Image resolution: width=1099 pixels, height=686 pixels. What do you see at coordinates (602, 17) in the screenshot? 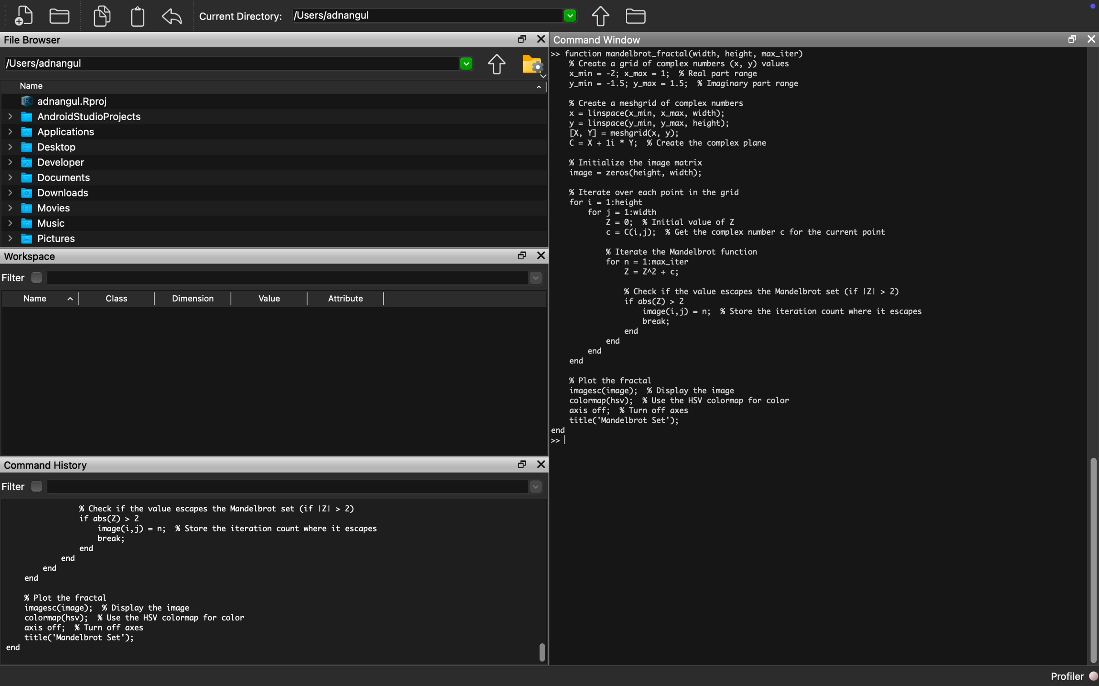
I see `Parent Directory` at bounding box center [602, 17].